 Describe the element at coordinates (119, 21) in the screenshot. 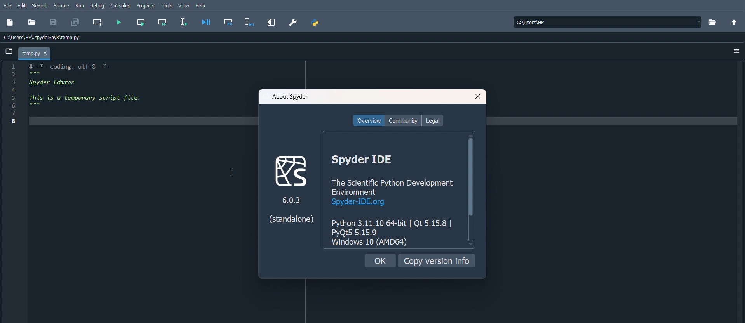

I see `Run file` at that location.